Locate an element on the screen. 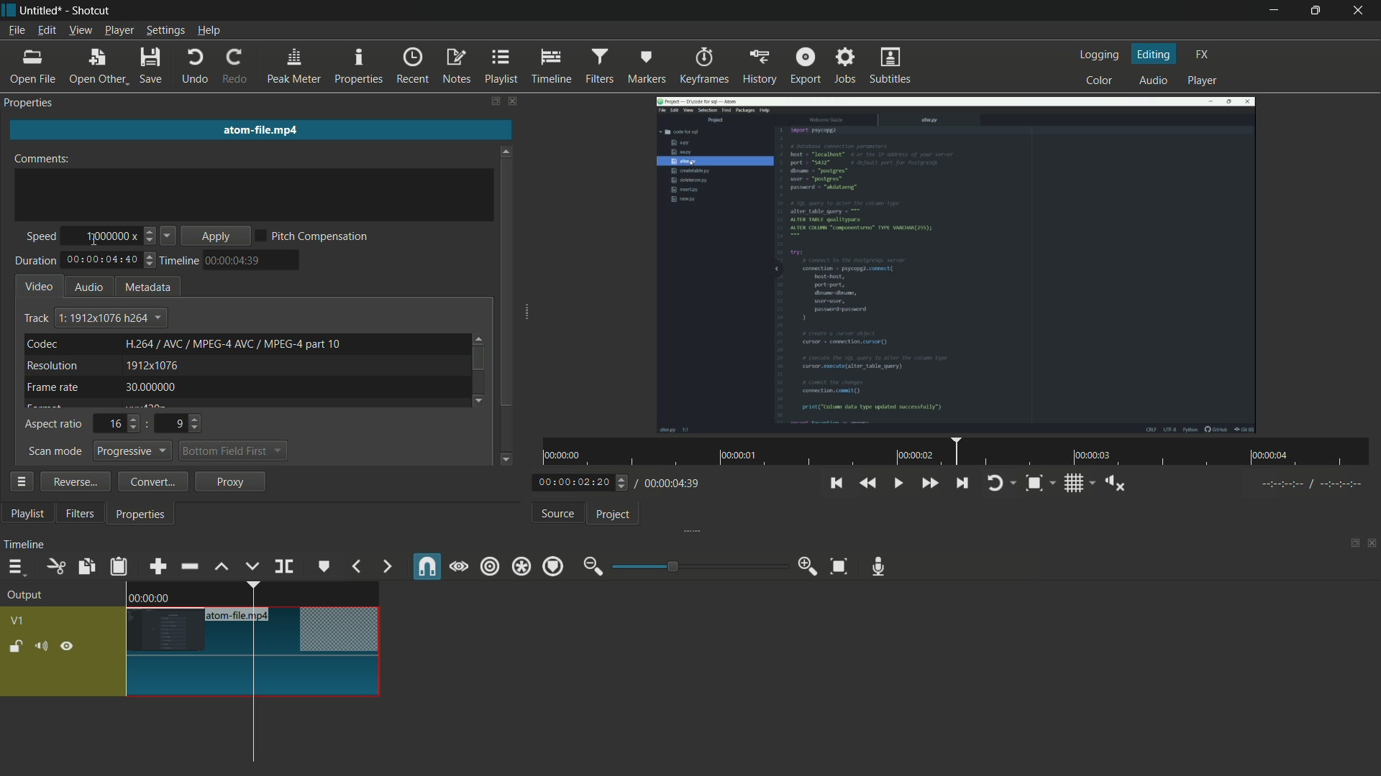  open file is located at coordinates (32, 68).